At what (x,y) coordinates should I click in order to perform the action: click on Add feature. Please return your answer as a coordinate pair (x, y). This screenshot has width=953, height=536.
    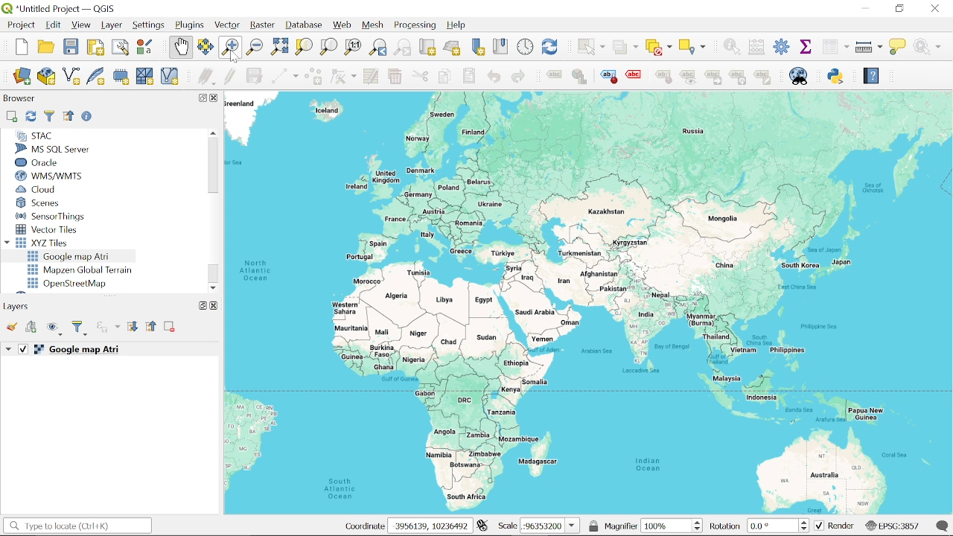
    Looking at the image, I should click on (313, 77).